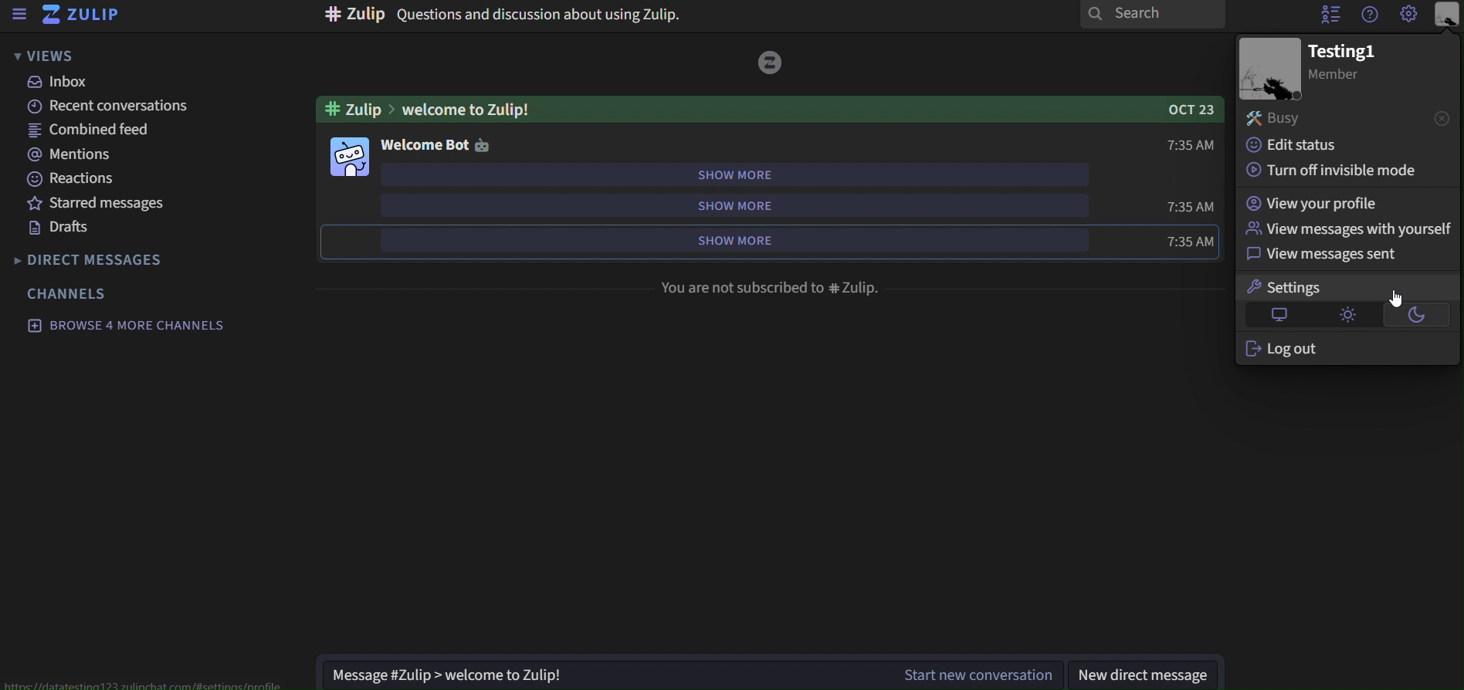 The width and height of the screenshot is (1464, 690). I want to click on turn off invisible mode, so click(1340, 169).